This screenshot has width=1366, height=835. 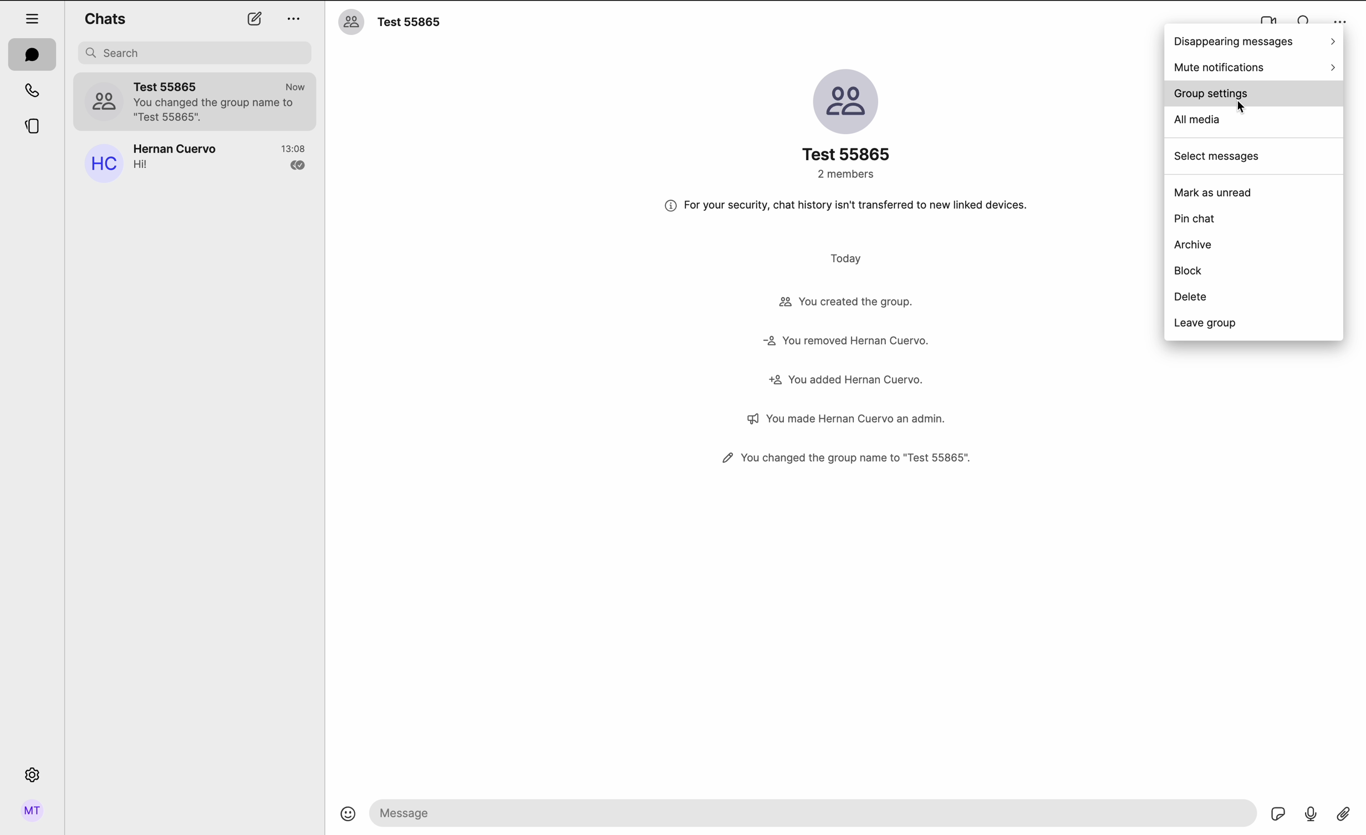 What do you see at coordinates (1190, 271) in the screenshot?
I see `block` at bounding box center [1190, 271].